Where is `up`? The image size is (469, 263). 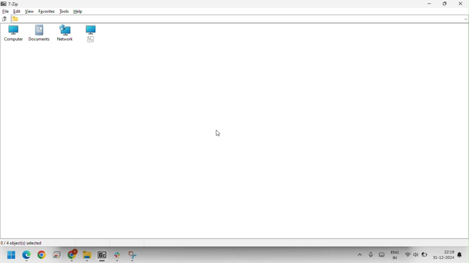
up is located at coordinates (3, 19).